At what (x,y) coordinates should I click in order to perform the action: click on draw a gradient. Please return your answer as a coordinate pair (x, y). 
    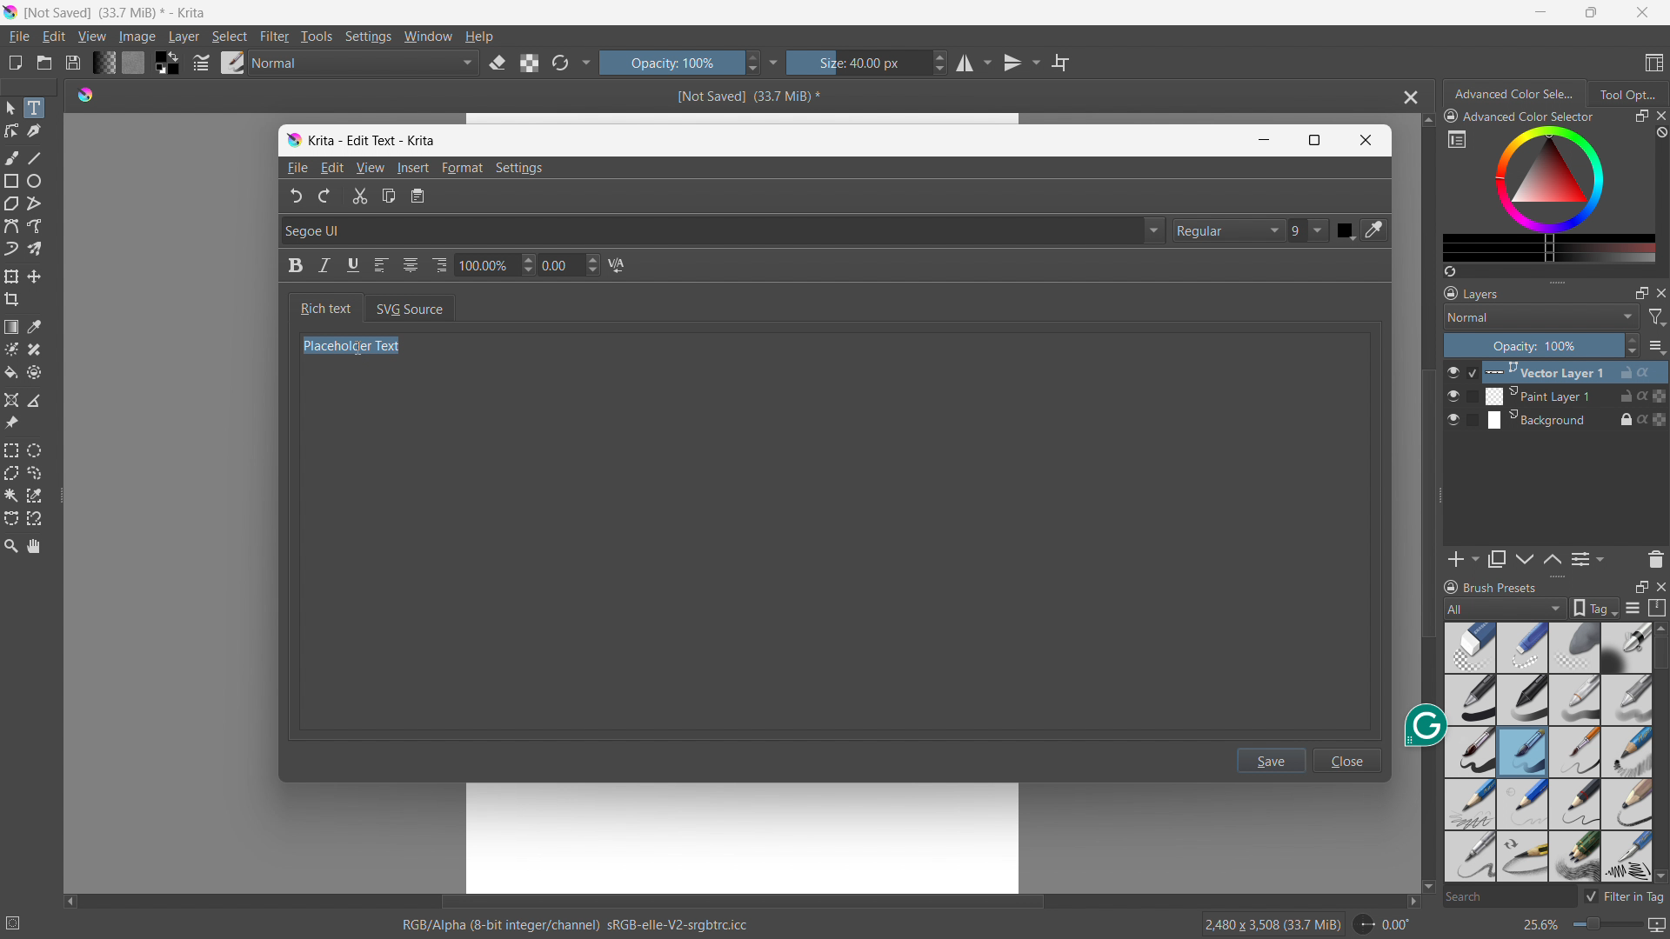
    Looking at the image, I should click on (11, 327).